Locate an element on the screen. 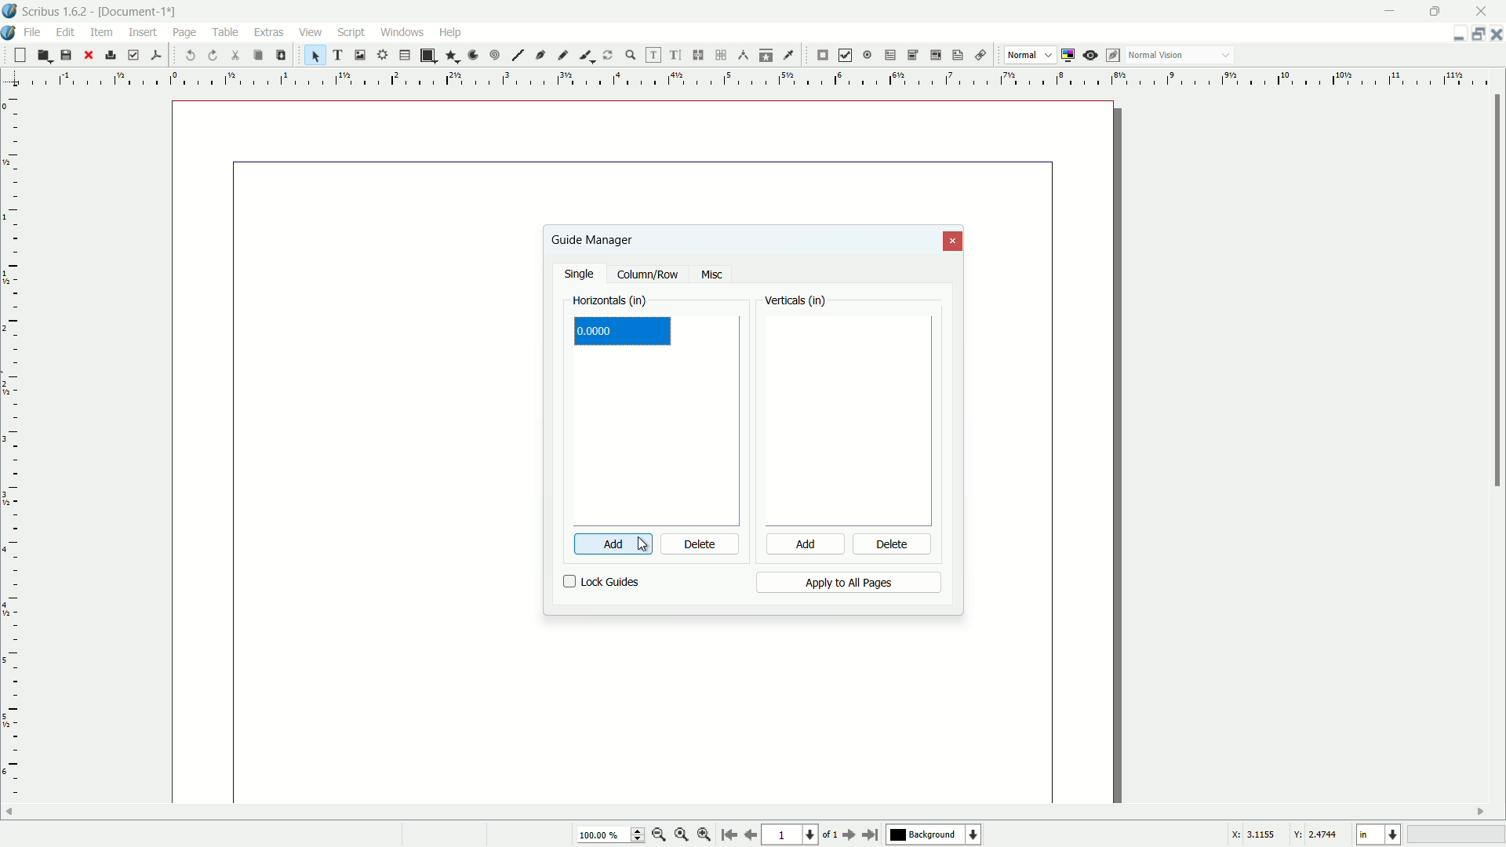  unlink text frames is located at coordinates (723, 55).